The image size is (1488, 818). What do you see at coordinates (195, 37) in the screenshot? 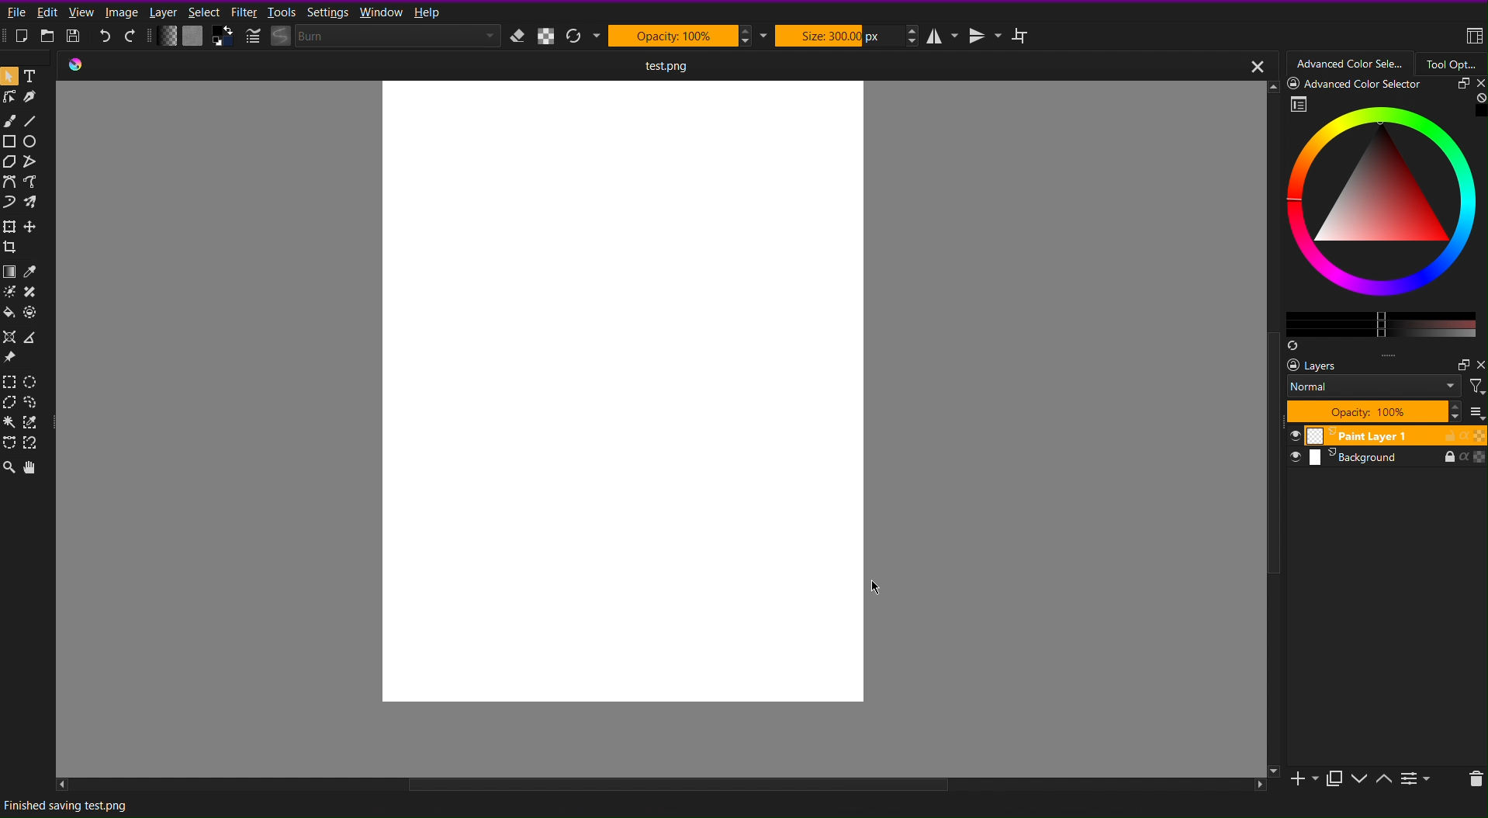
I see `Color Settings` at bounding box center [195, 37].